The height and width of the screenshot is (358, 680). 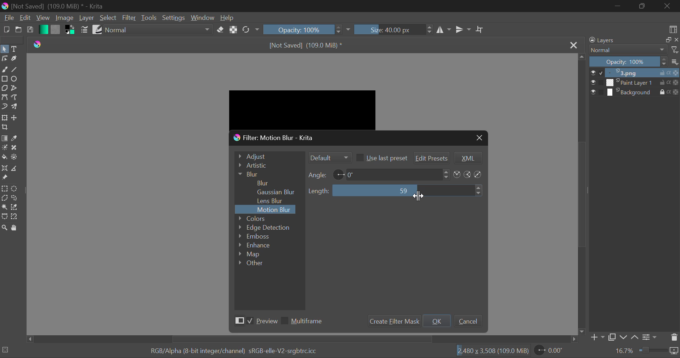 What do you see at coordinates (228, 349) in the screenshot?
I see `RGB/Alpha (8-bit integer/channel) sRGB-elle-V2-srgbtrc.icc` at bounding box center [228, 349].